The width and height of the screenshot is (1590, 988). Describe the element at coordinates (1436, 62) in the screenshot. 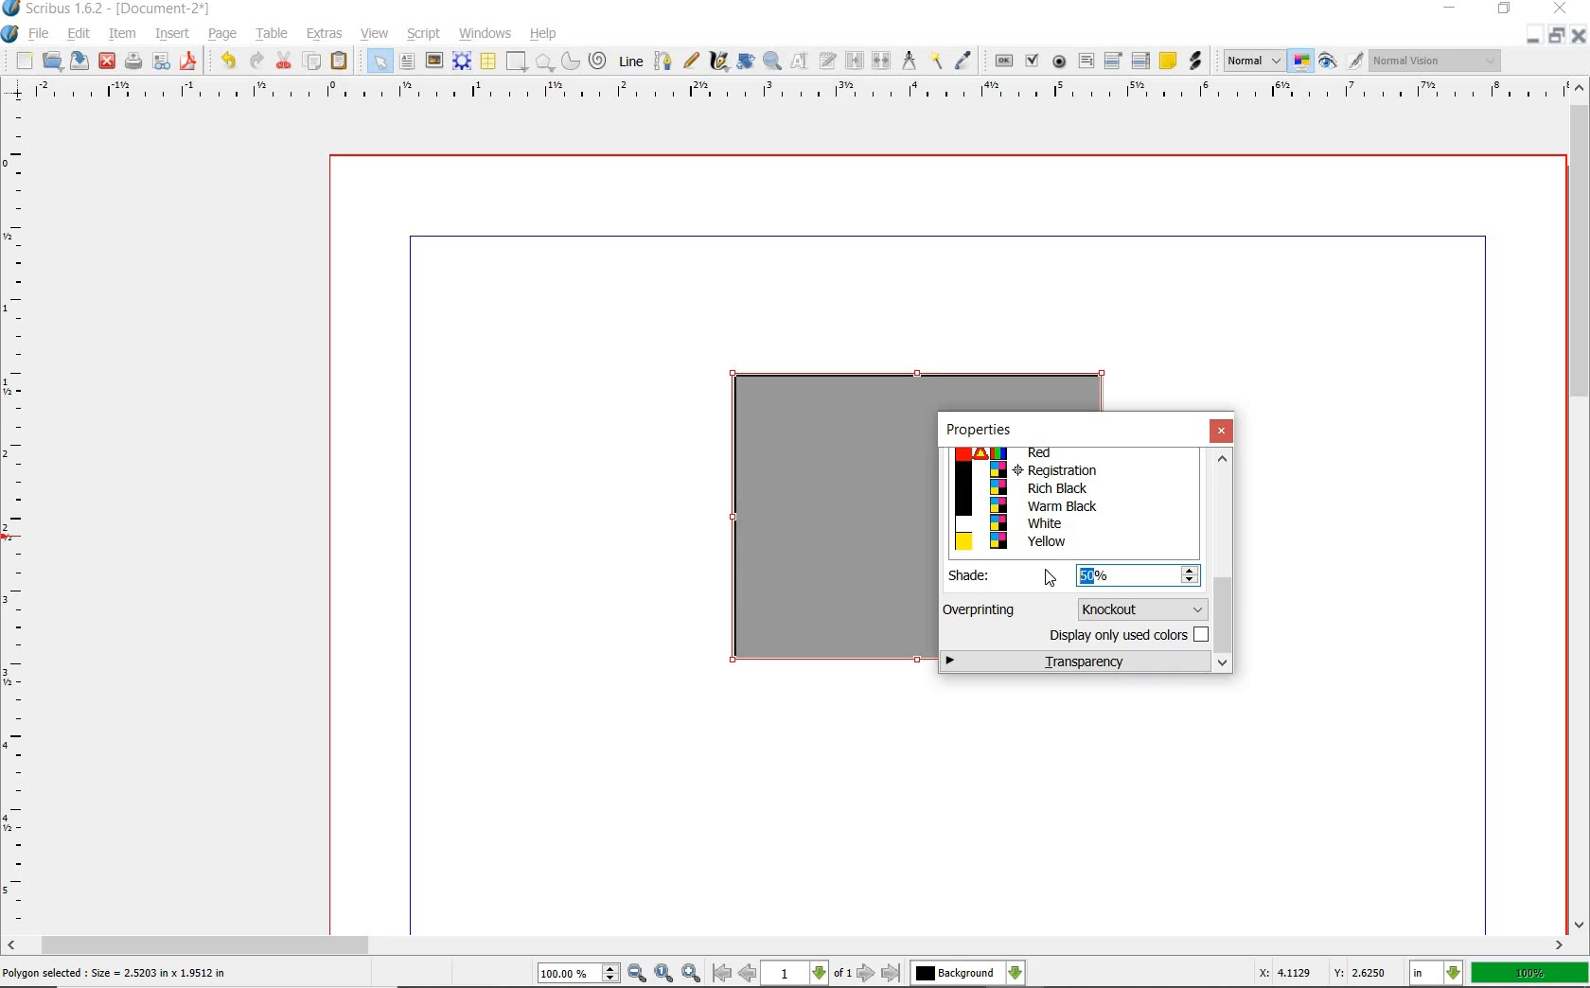

I see `Visual appearance of the display` at that location.